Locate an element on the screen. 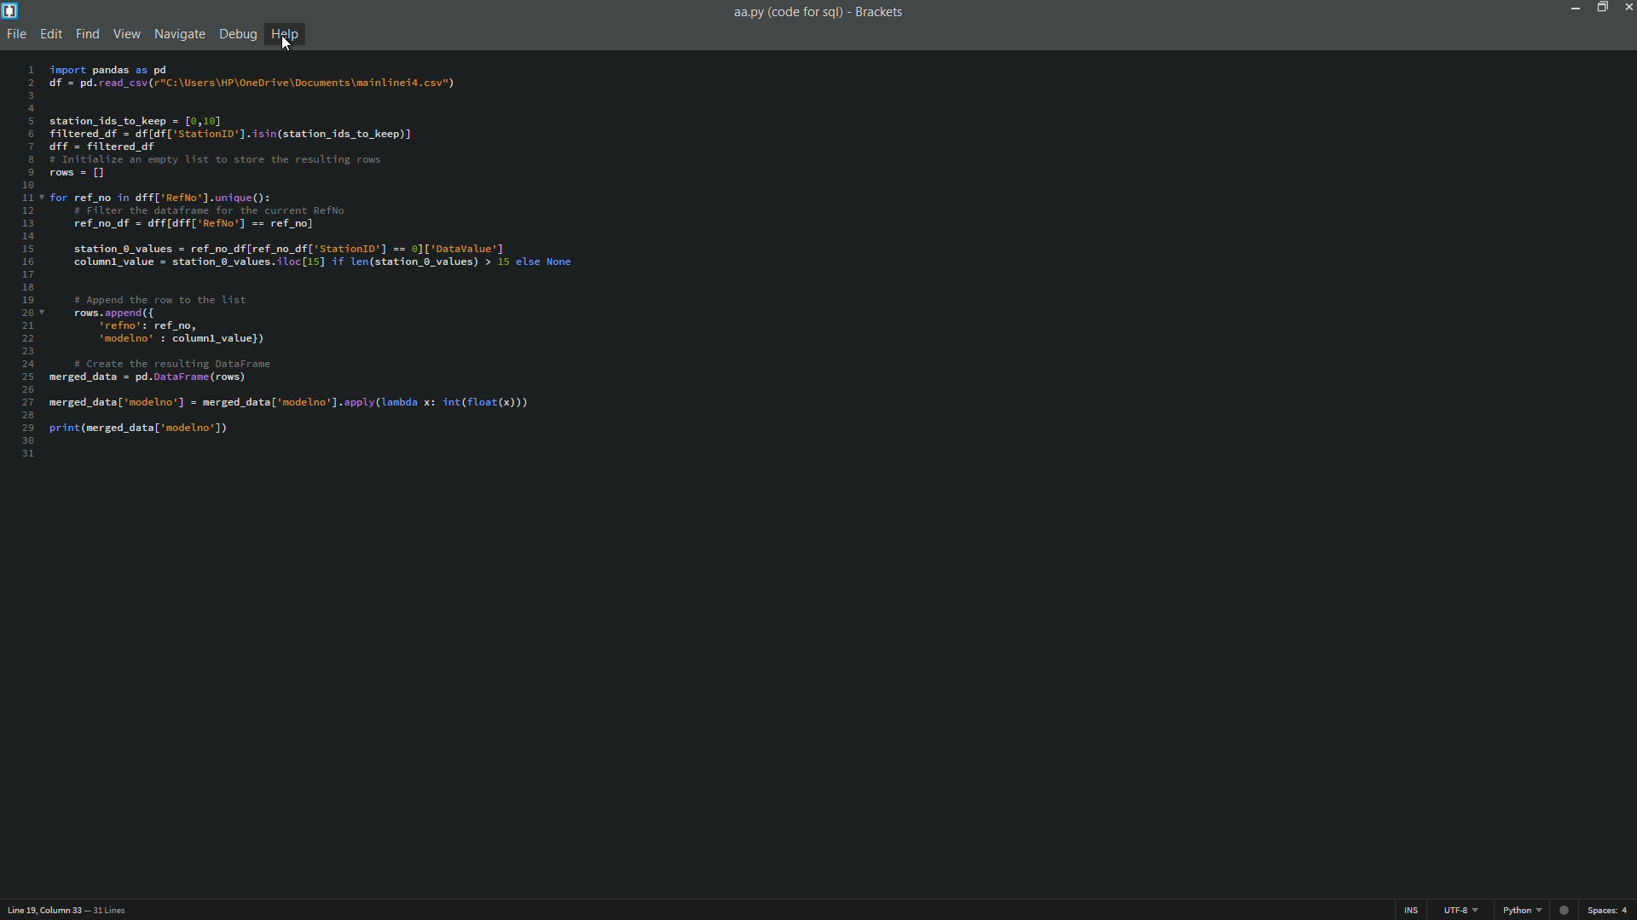  help menu is located at coordinates (284, 35).